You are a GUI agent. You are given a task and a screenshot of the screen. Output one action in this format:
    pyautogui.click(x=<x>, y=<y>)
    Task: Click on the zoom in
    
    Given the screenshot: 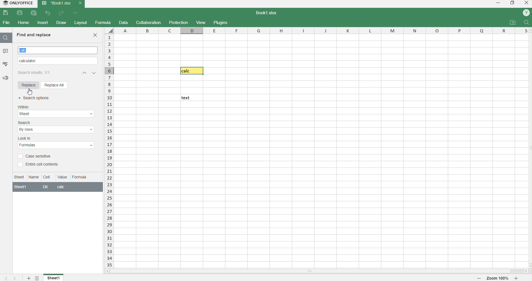 What is the action you would take?
    pyautogui.click(x=517, y=278)
    